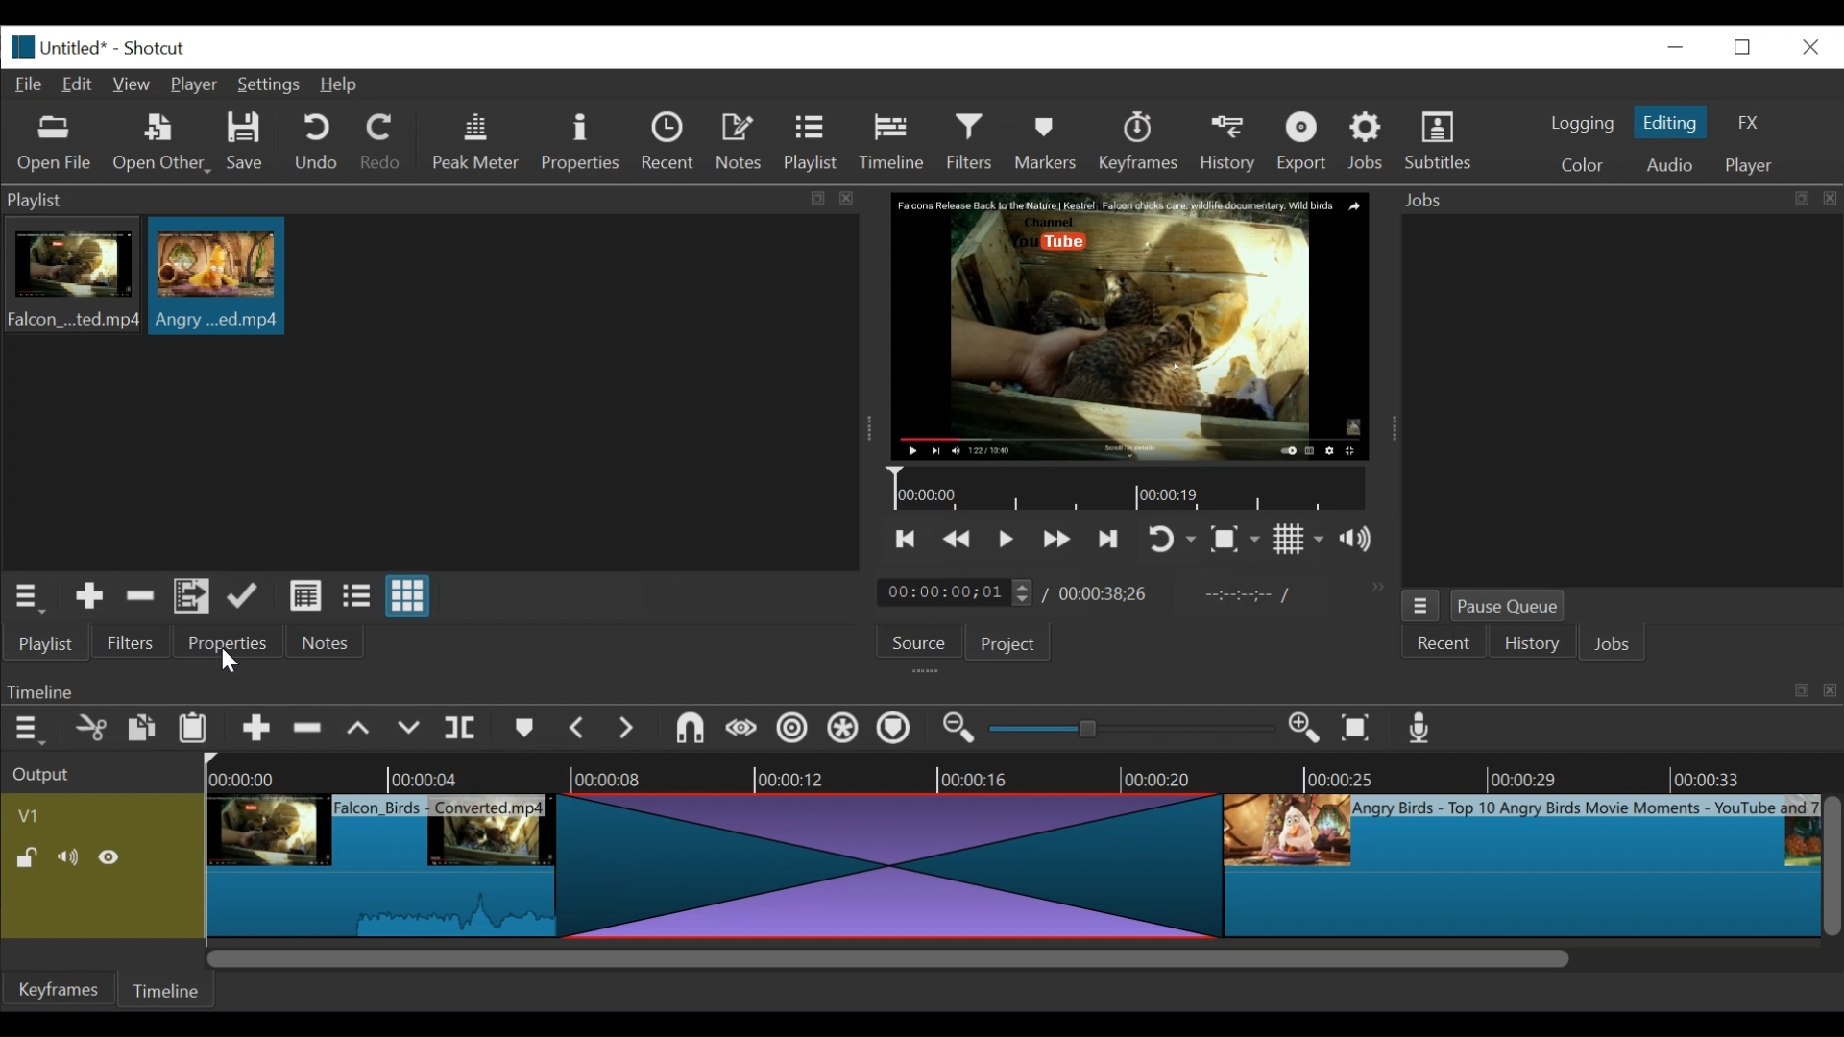 Image resolution: width=1844 pixels, height=1037 pixels. Describe the element at coordinates (692, 731) in the screenshot. I see `snap` at that location.